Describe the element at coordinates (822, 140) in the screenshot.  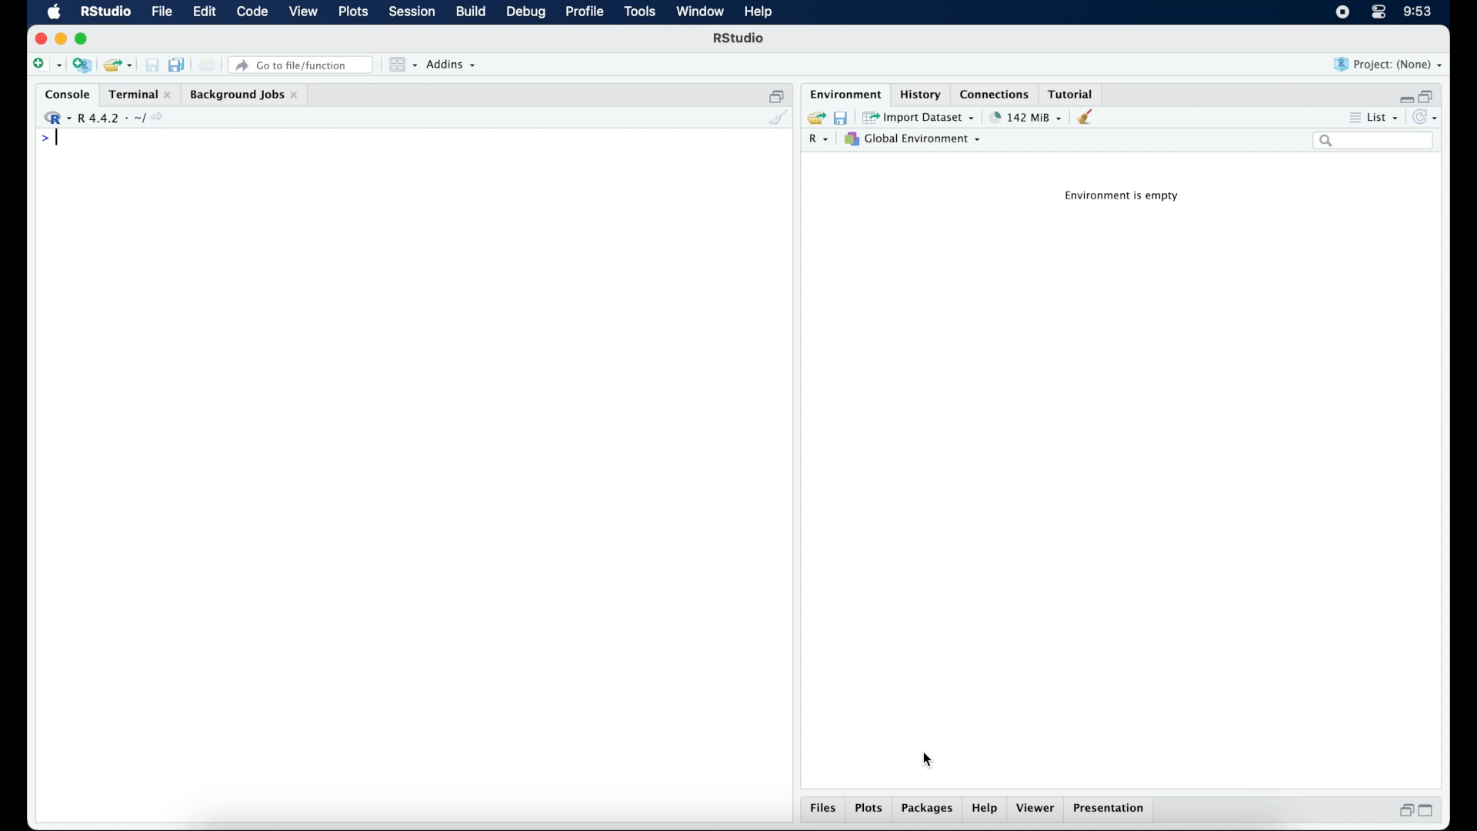
I see `R` at that location.